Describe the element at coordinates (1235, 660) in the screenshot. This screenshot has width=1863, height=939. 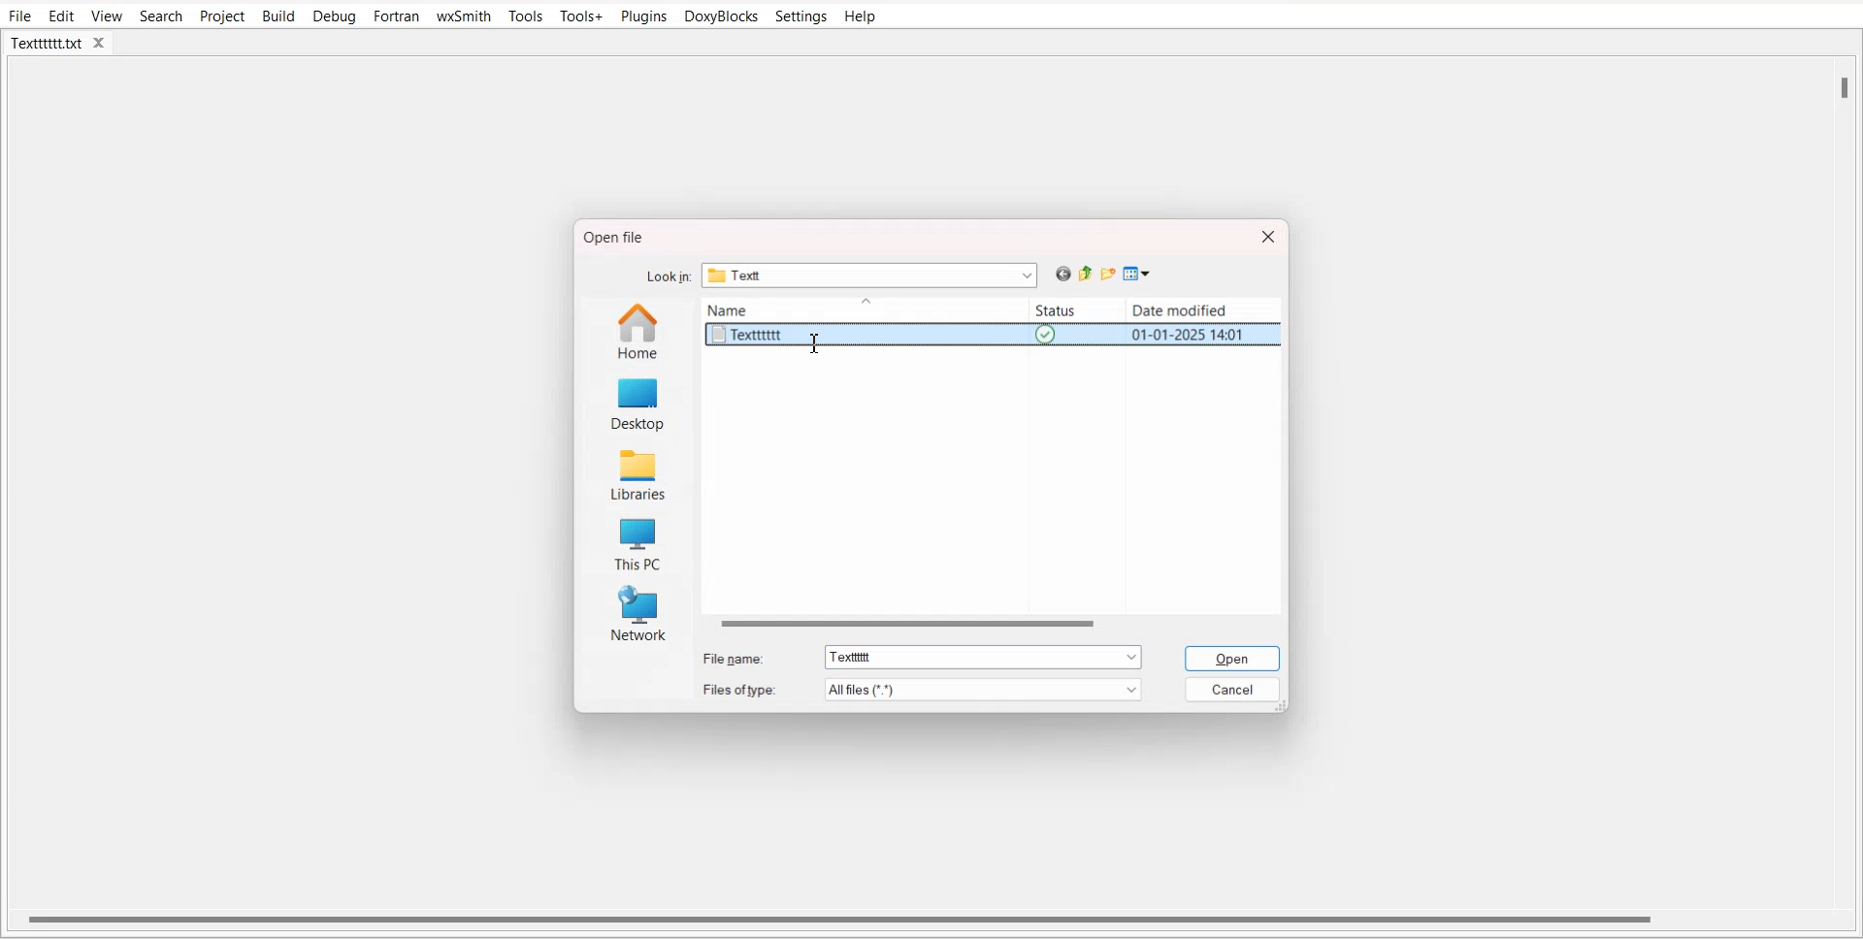
I see `Open` at that location.